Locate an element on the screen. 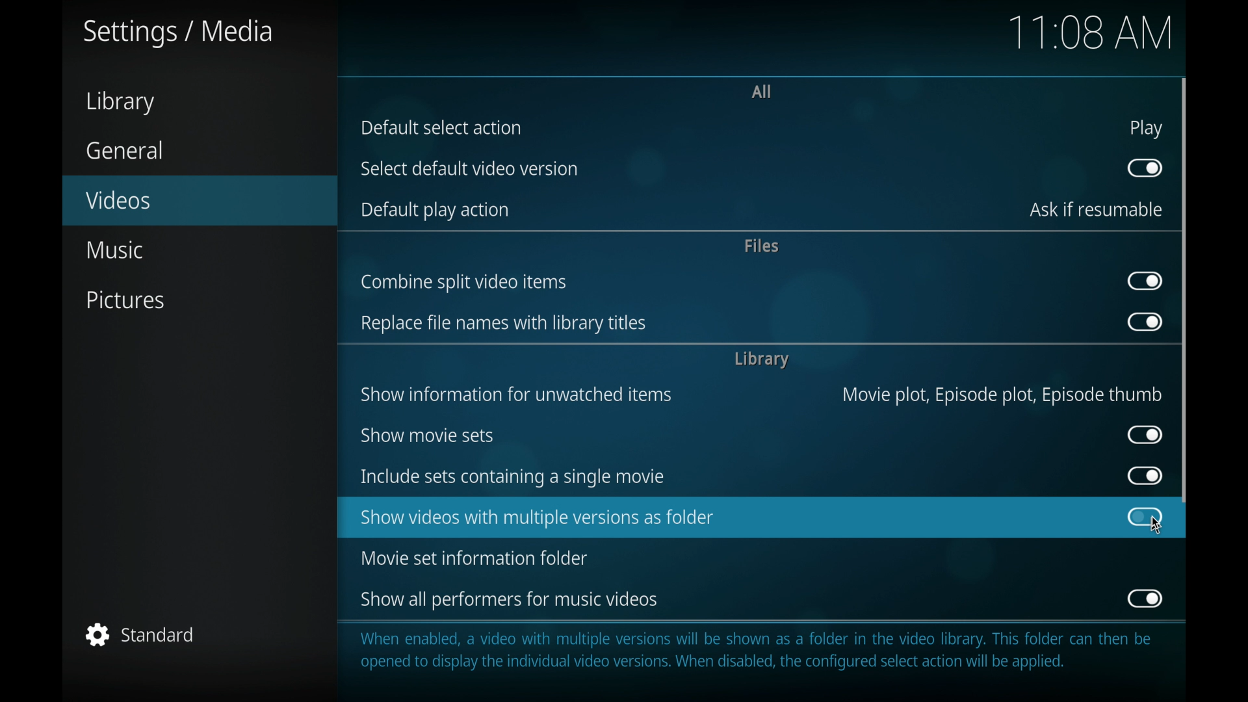  toggle button is located at coordinates (1145, 281).